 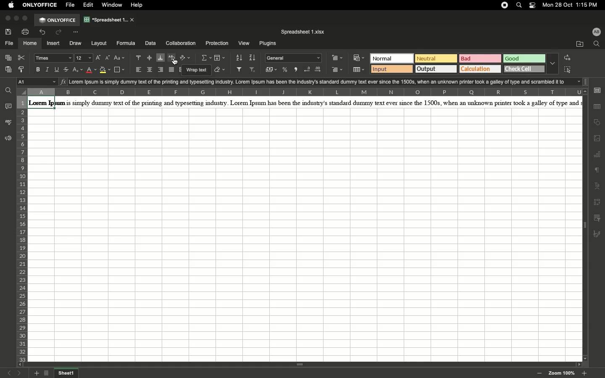 I want to click on Align bottom, so click(x=161, y=58).